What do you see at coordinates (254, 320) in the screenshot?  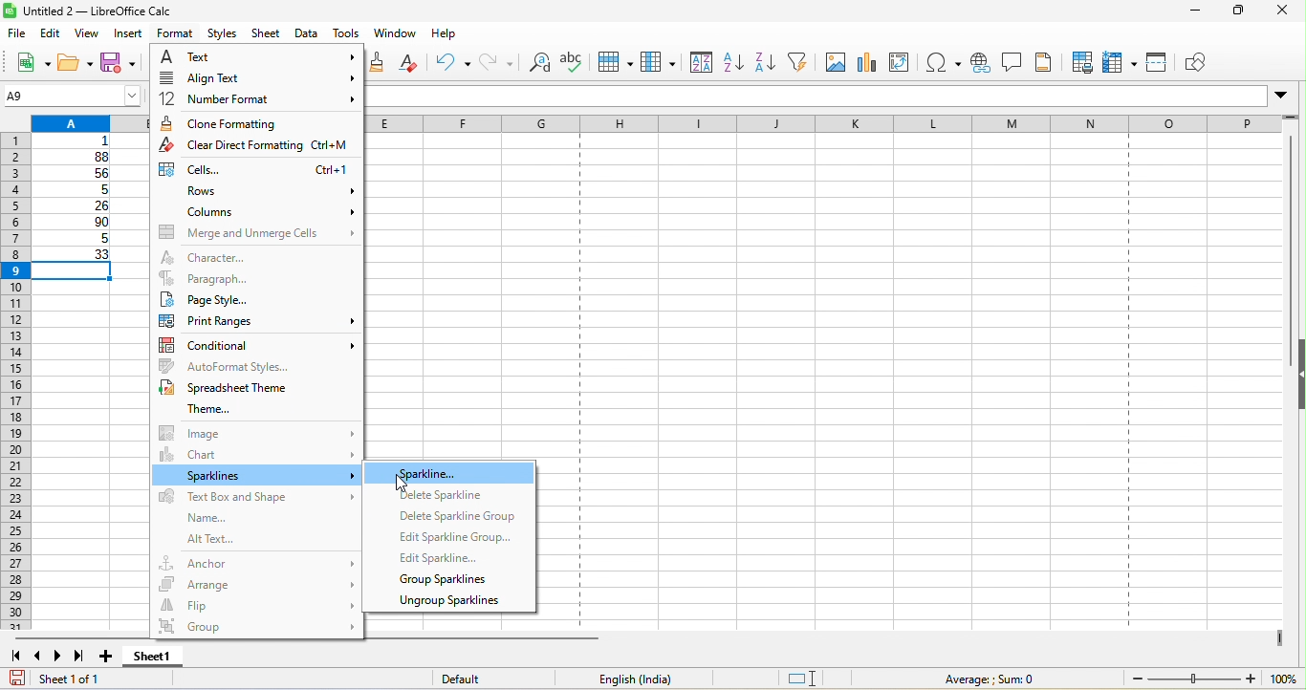 I see `print range` at bounding box center [254, 320].